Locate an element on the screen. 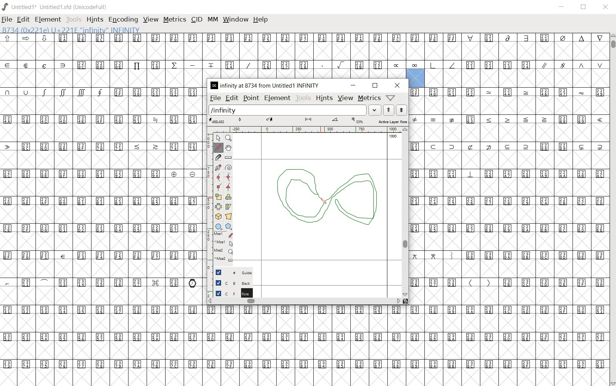 The image size is (616, 386). tools is located at coordinates (303, 98).